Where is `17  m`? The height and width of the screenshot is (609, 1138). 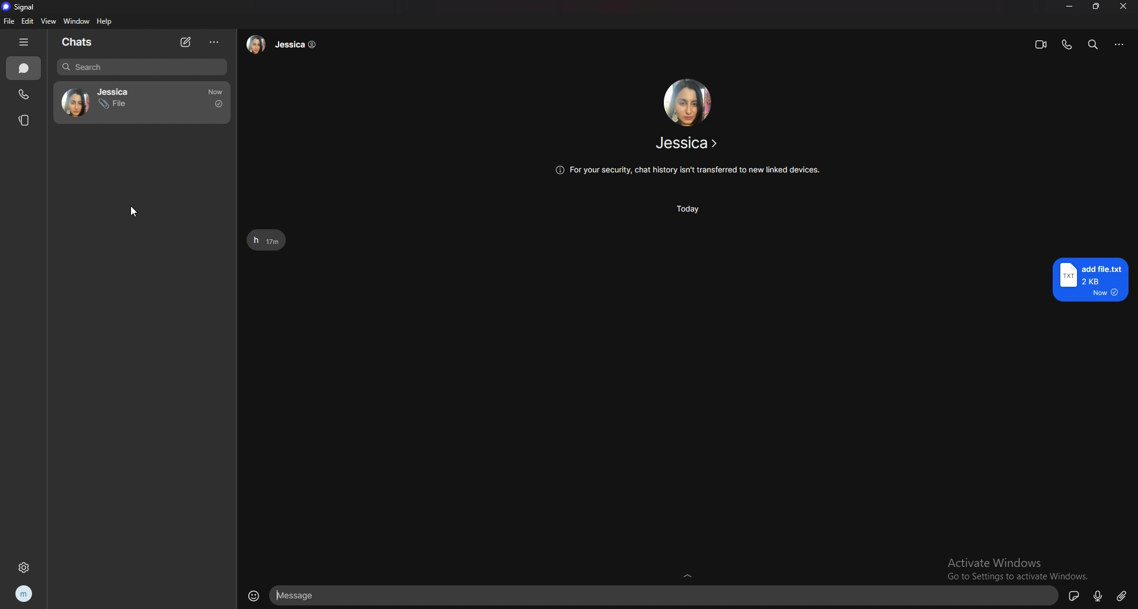 17  m is located at coordinates (273, 242).